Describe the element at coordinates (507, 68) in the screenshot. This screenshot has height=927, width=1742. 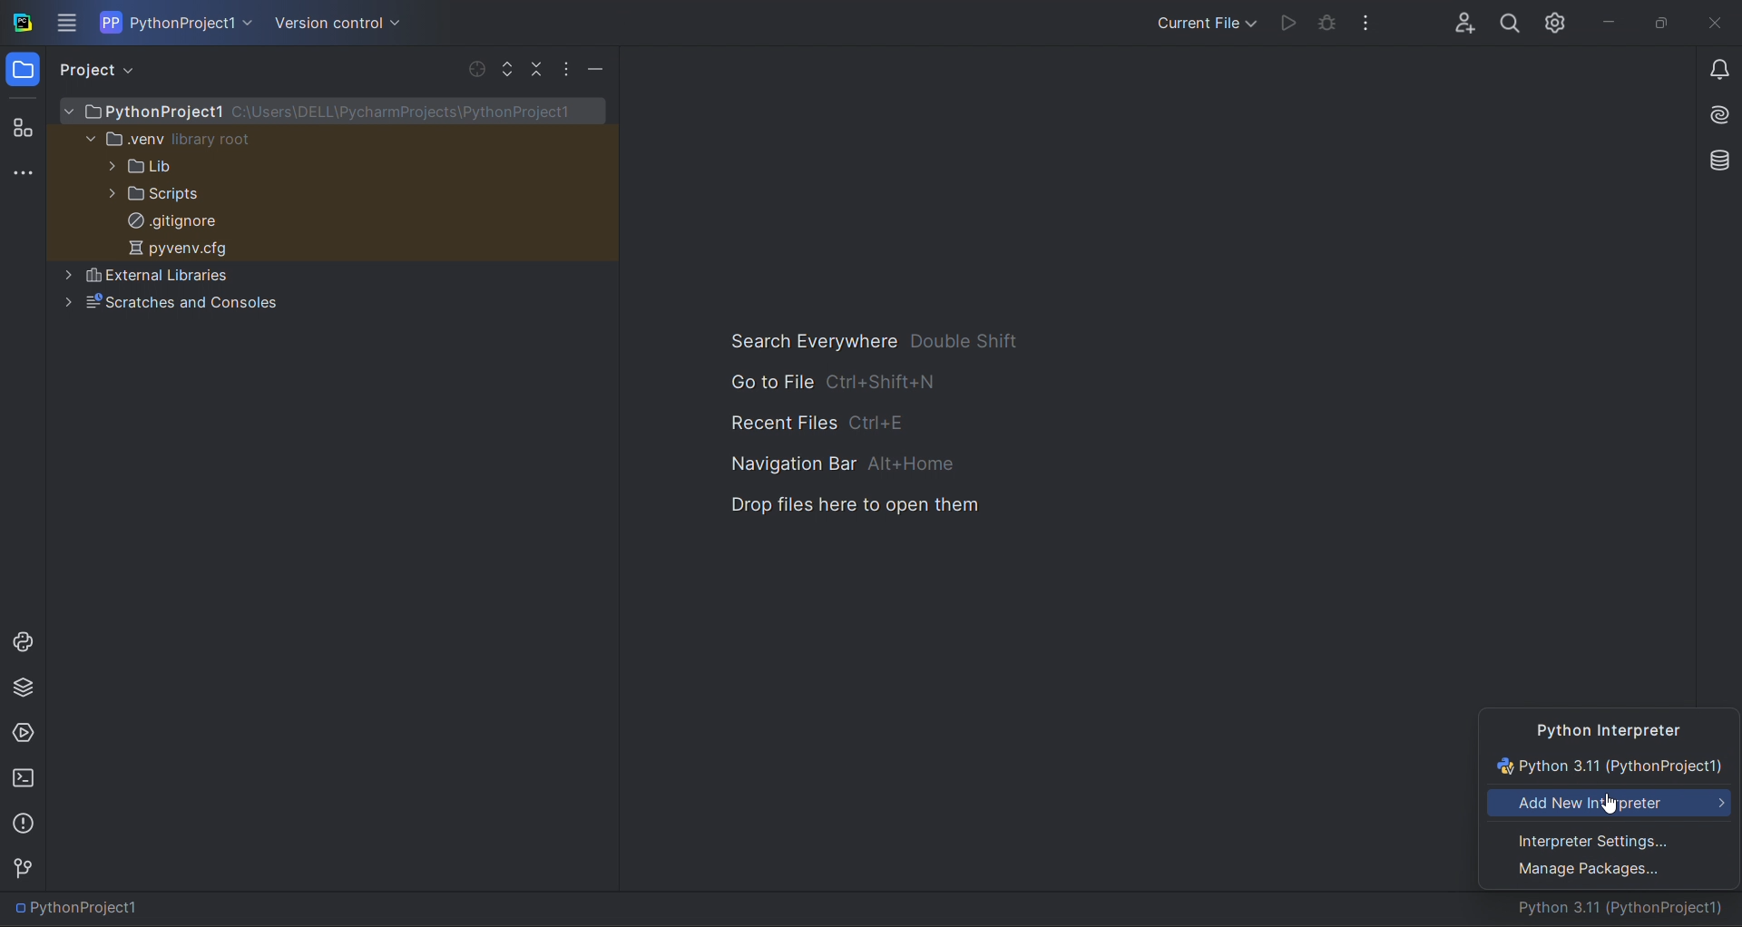
I see `expand file` at that location.